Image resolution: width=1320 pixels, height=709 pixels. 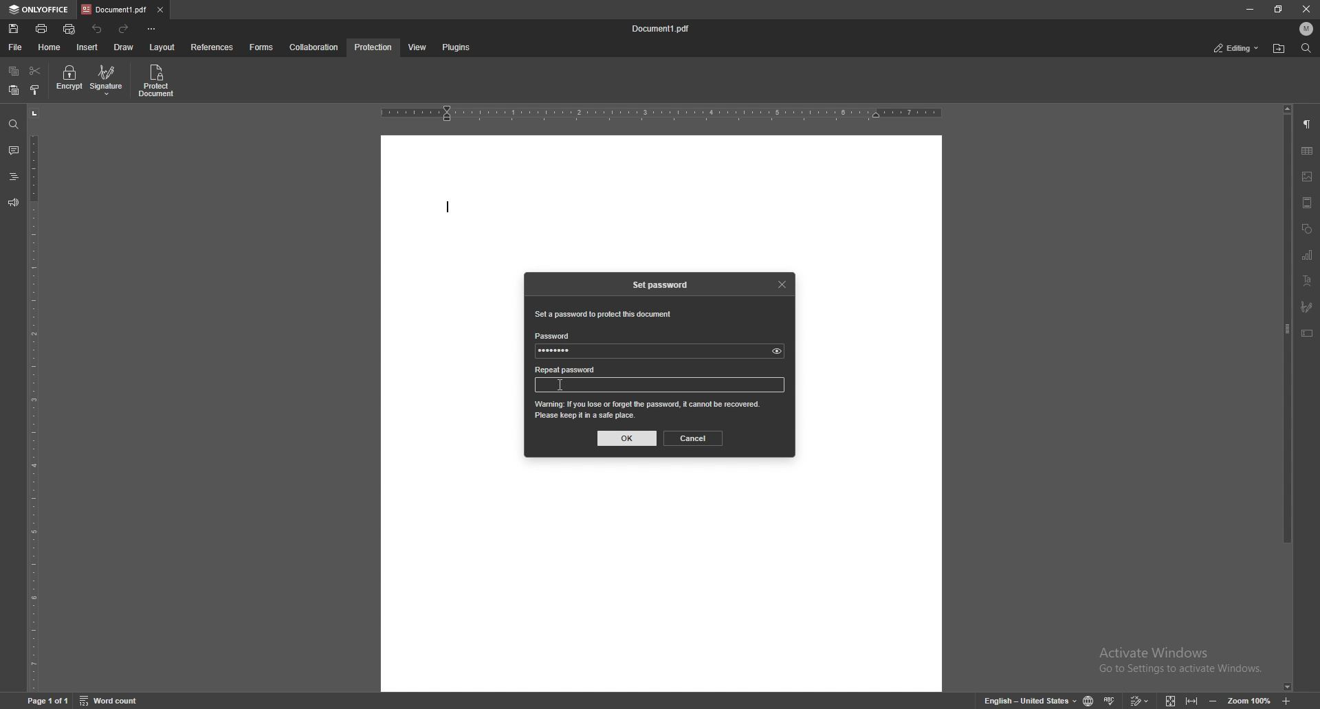 I want to click on fit to screen, so click(x=1171, y=700).